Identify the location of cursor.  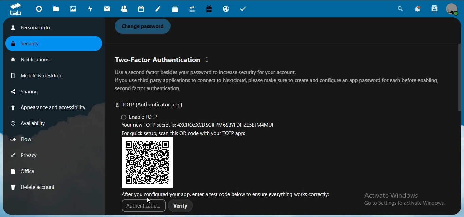
(149, 200).